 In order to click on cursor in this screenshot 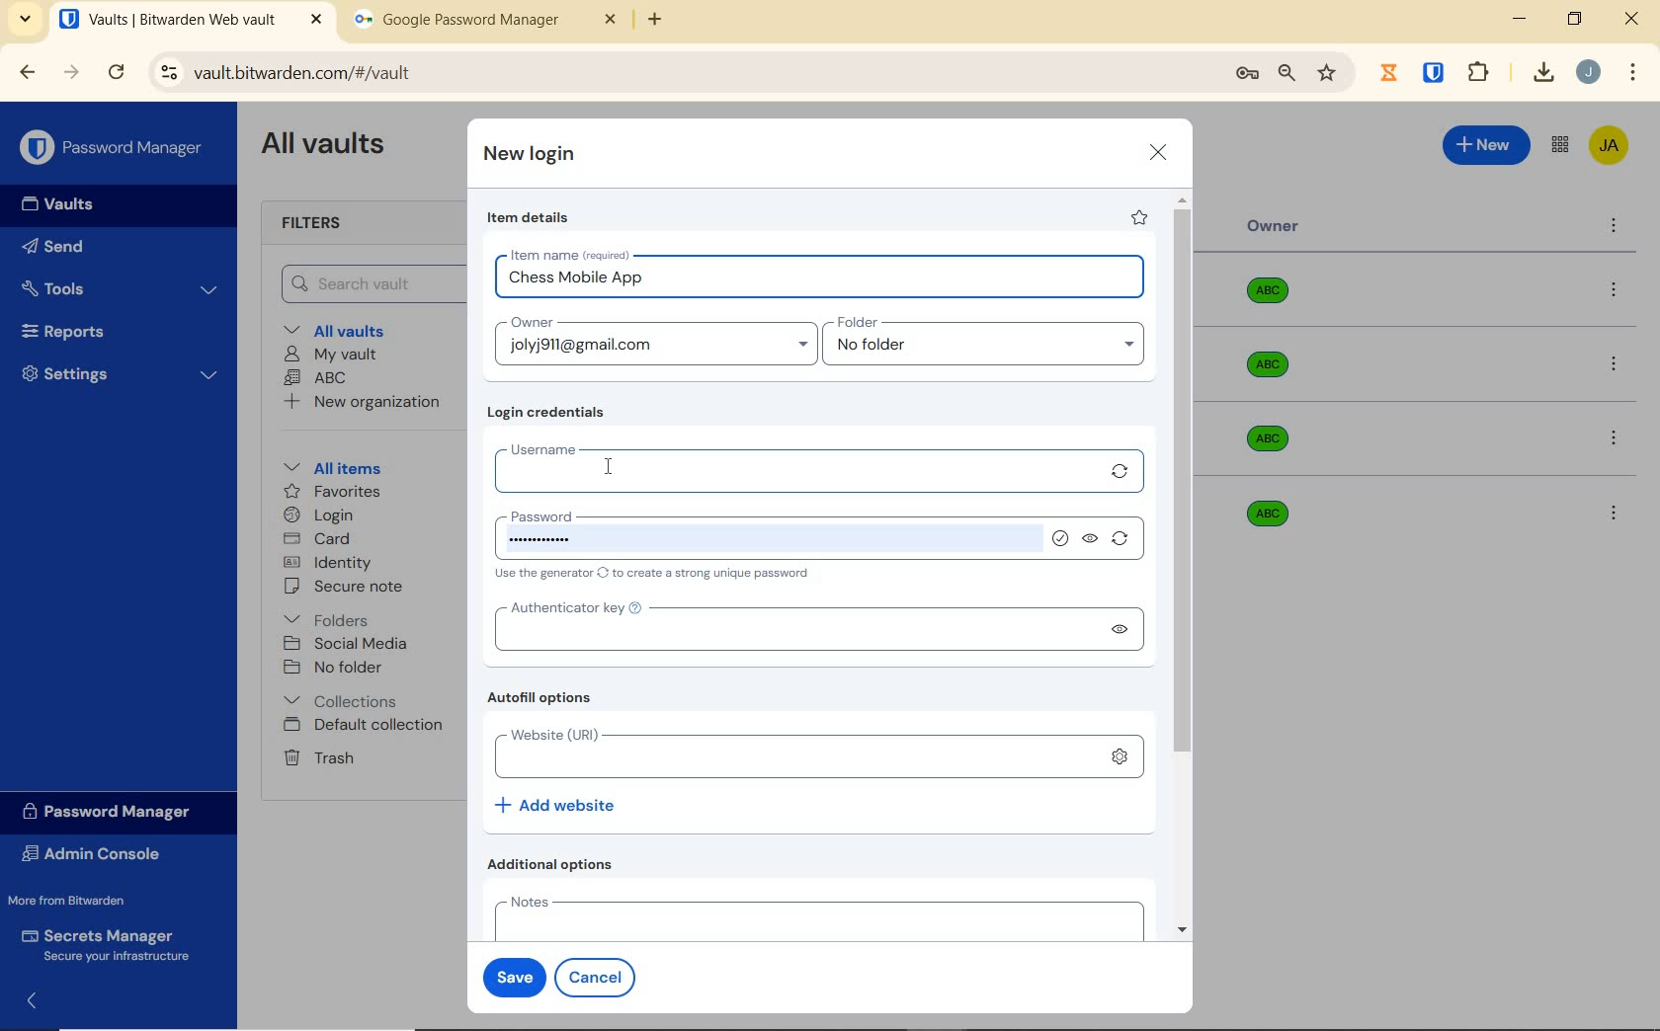, I will do `click(611, 467)`.